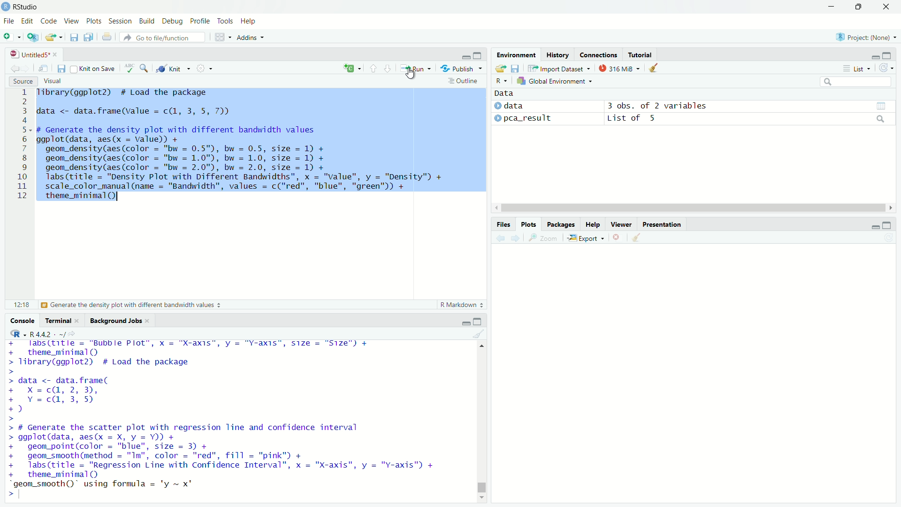 This screenshot has width=901, height=507. I want to click on Edit, so click(27, 21).